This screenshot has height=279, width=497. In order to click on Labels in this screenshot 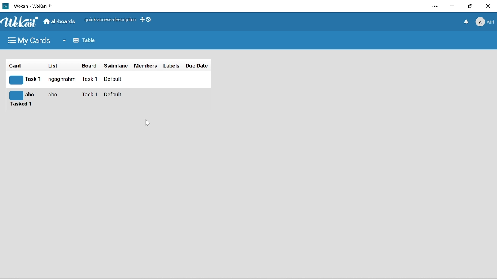, I will do `click(172, 66)`.